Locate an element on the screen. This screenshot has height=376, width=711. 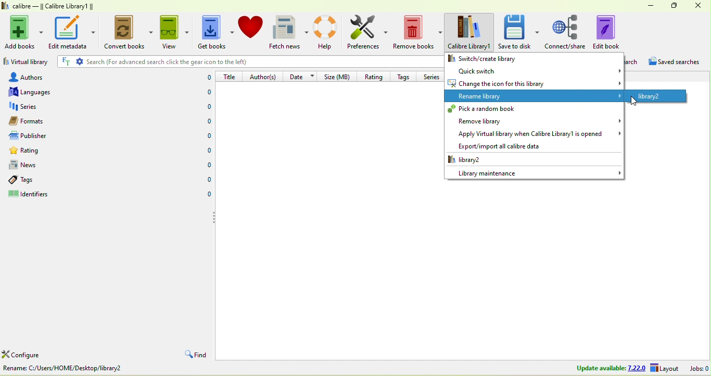
jobs 0 is located at coordinates (699, 368).